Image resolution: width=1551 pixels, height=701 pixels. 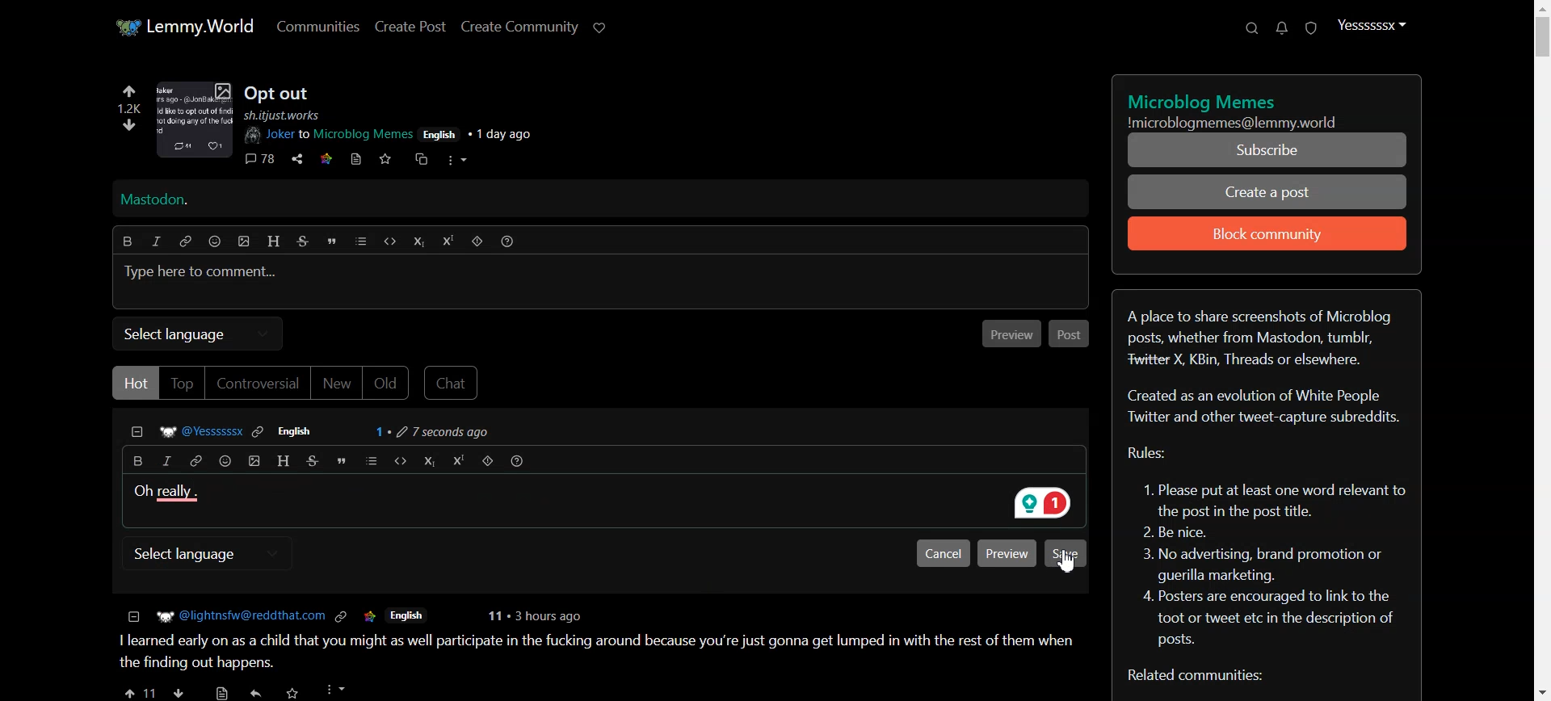 I want to click on Block community, so click(x=1267, y=233).